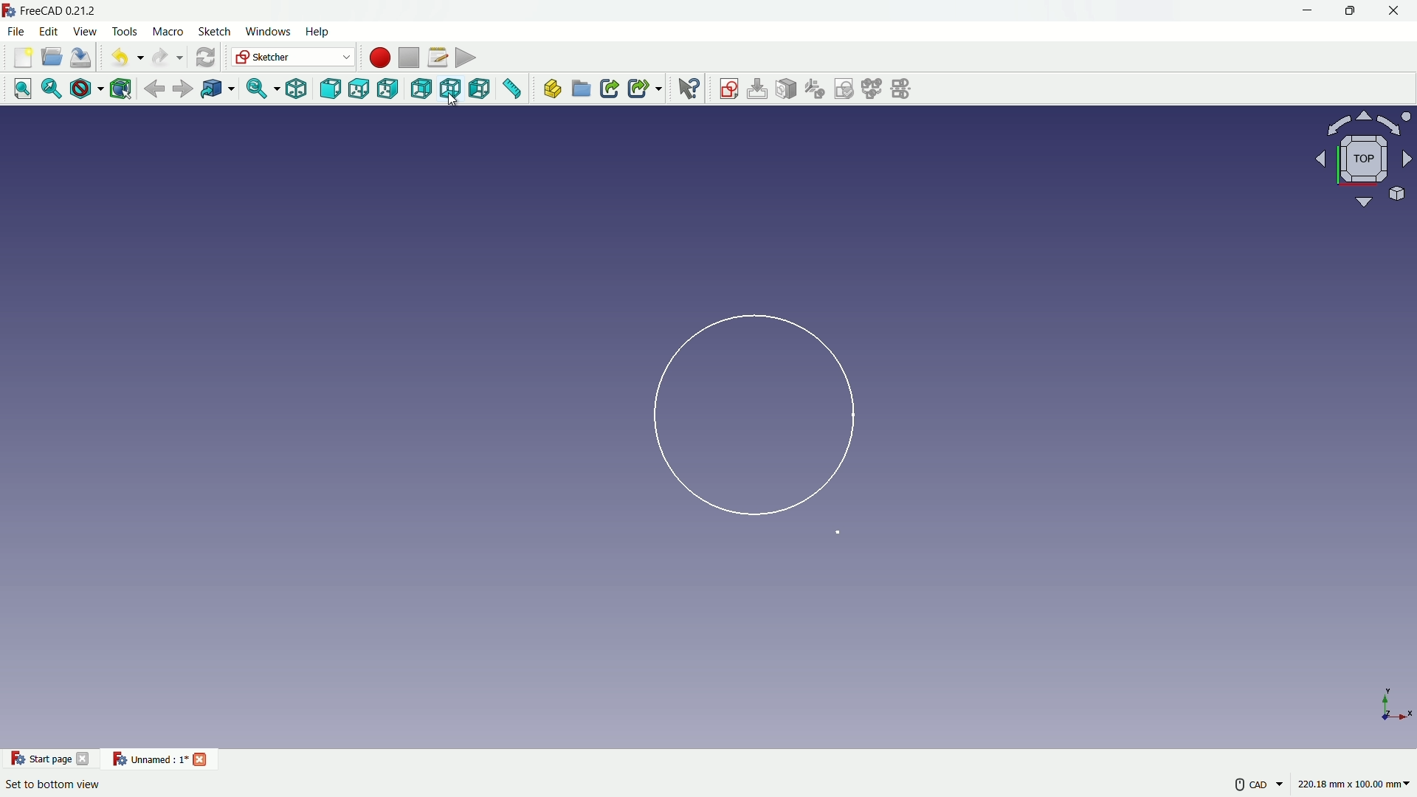 The height and width of the screenshot is (797, 1417). Describe the element at coordinates (387, 89) in the screenshot. I see `right view` at that location.